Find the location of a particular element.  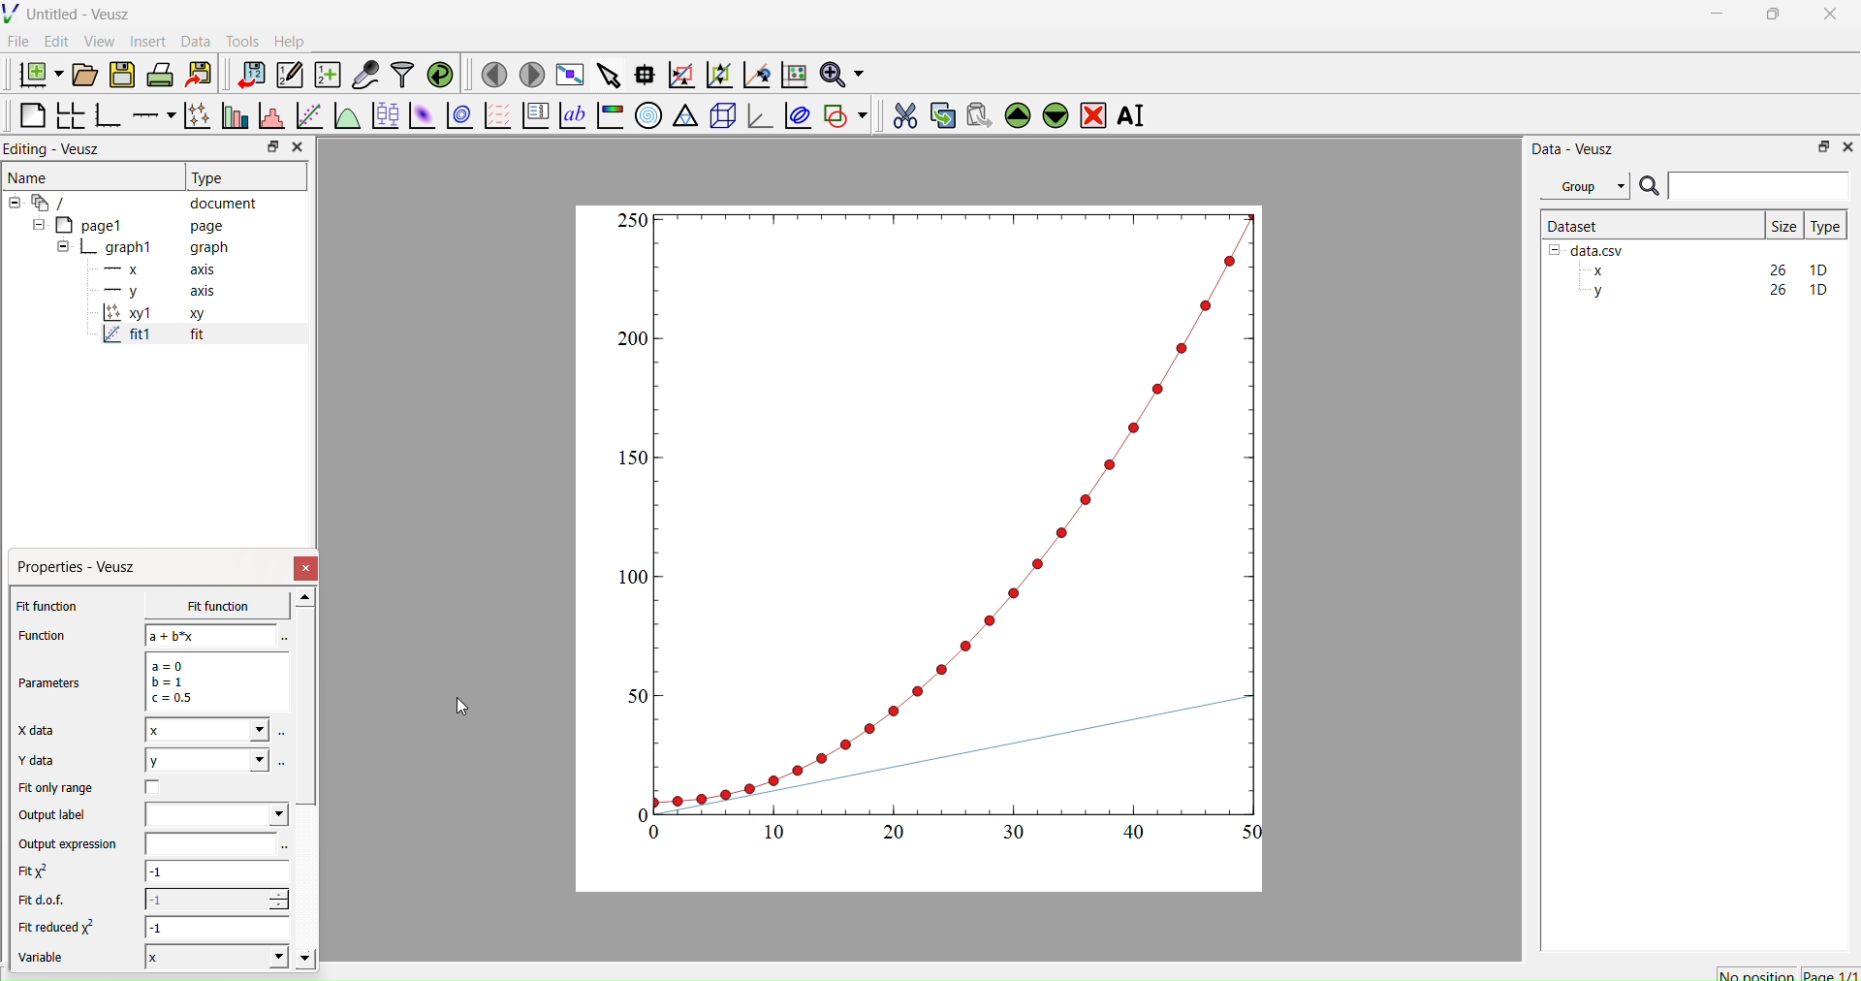

Image color bar is located at coordinates (608, 115).